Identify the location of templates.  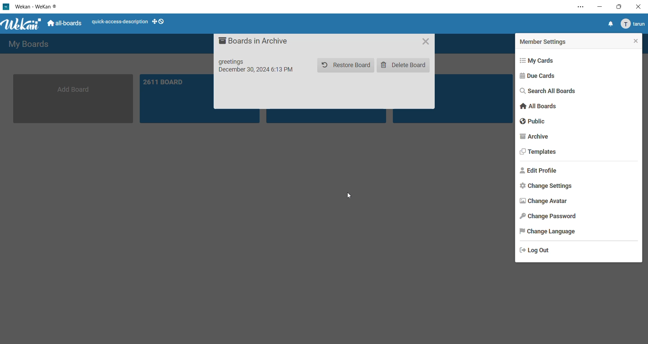
(538, 152).